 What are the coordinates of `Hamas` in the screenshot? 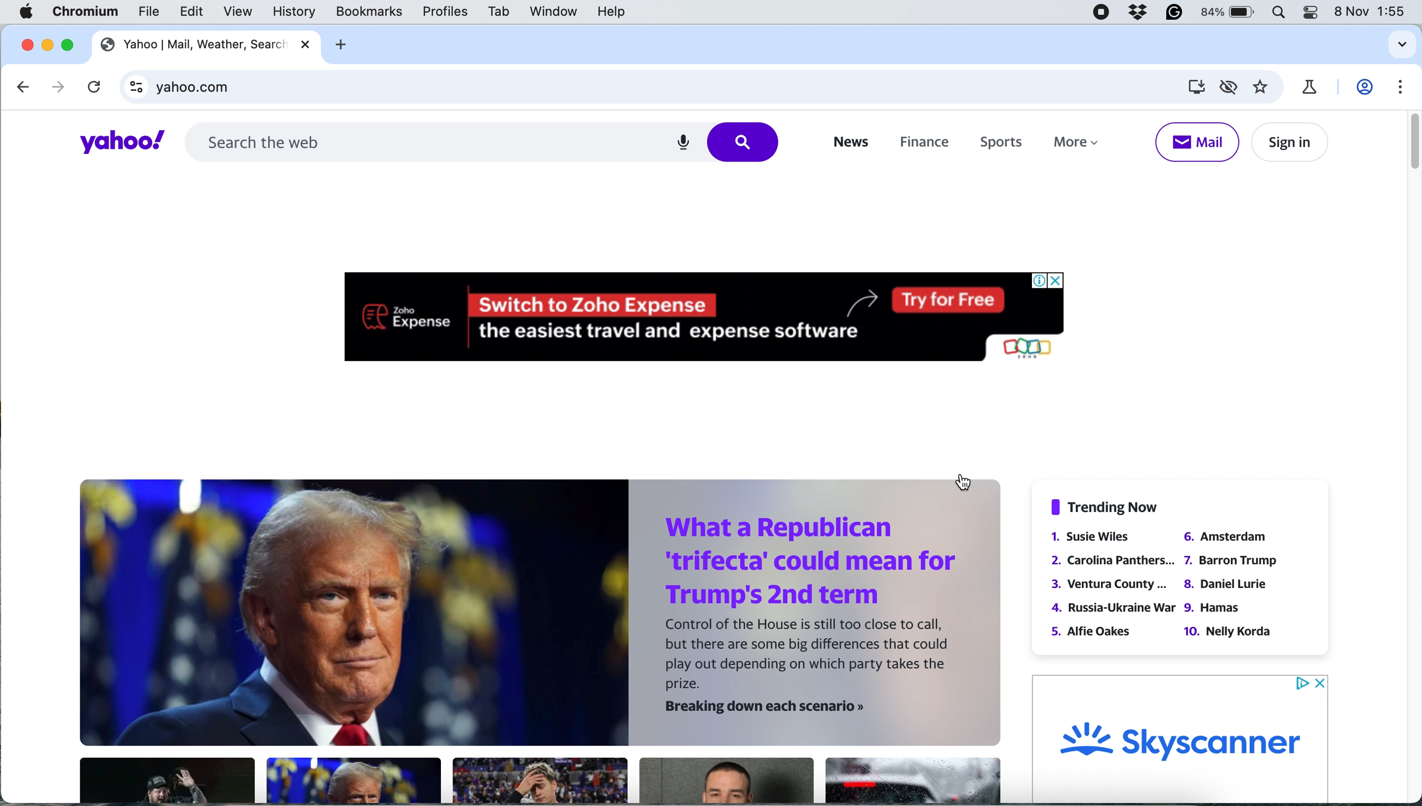 It's located at (1214, 609).